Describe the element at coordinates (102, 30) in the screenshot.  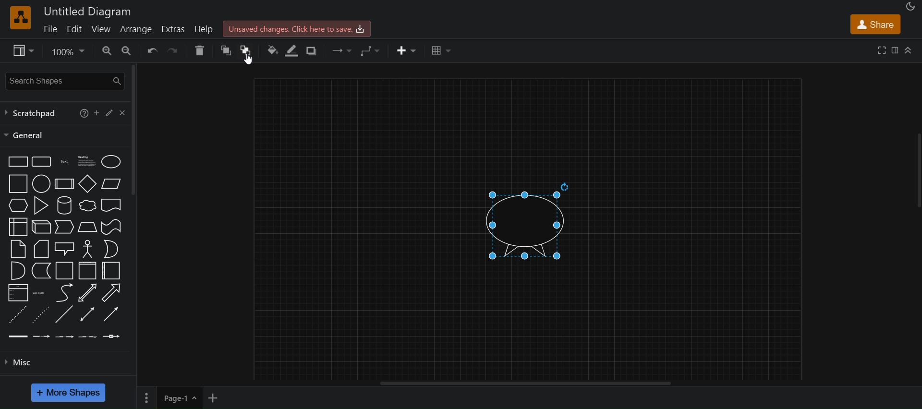
I see `view` at that location.